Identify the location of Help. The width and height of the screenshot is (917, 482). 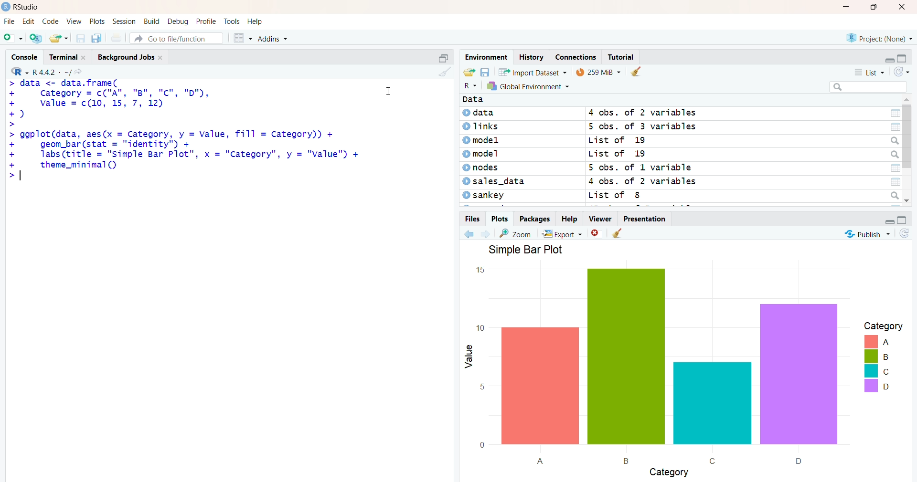
(568, 219).